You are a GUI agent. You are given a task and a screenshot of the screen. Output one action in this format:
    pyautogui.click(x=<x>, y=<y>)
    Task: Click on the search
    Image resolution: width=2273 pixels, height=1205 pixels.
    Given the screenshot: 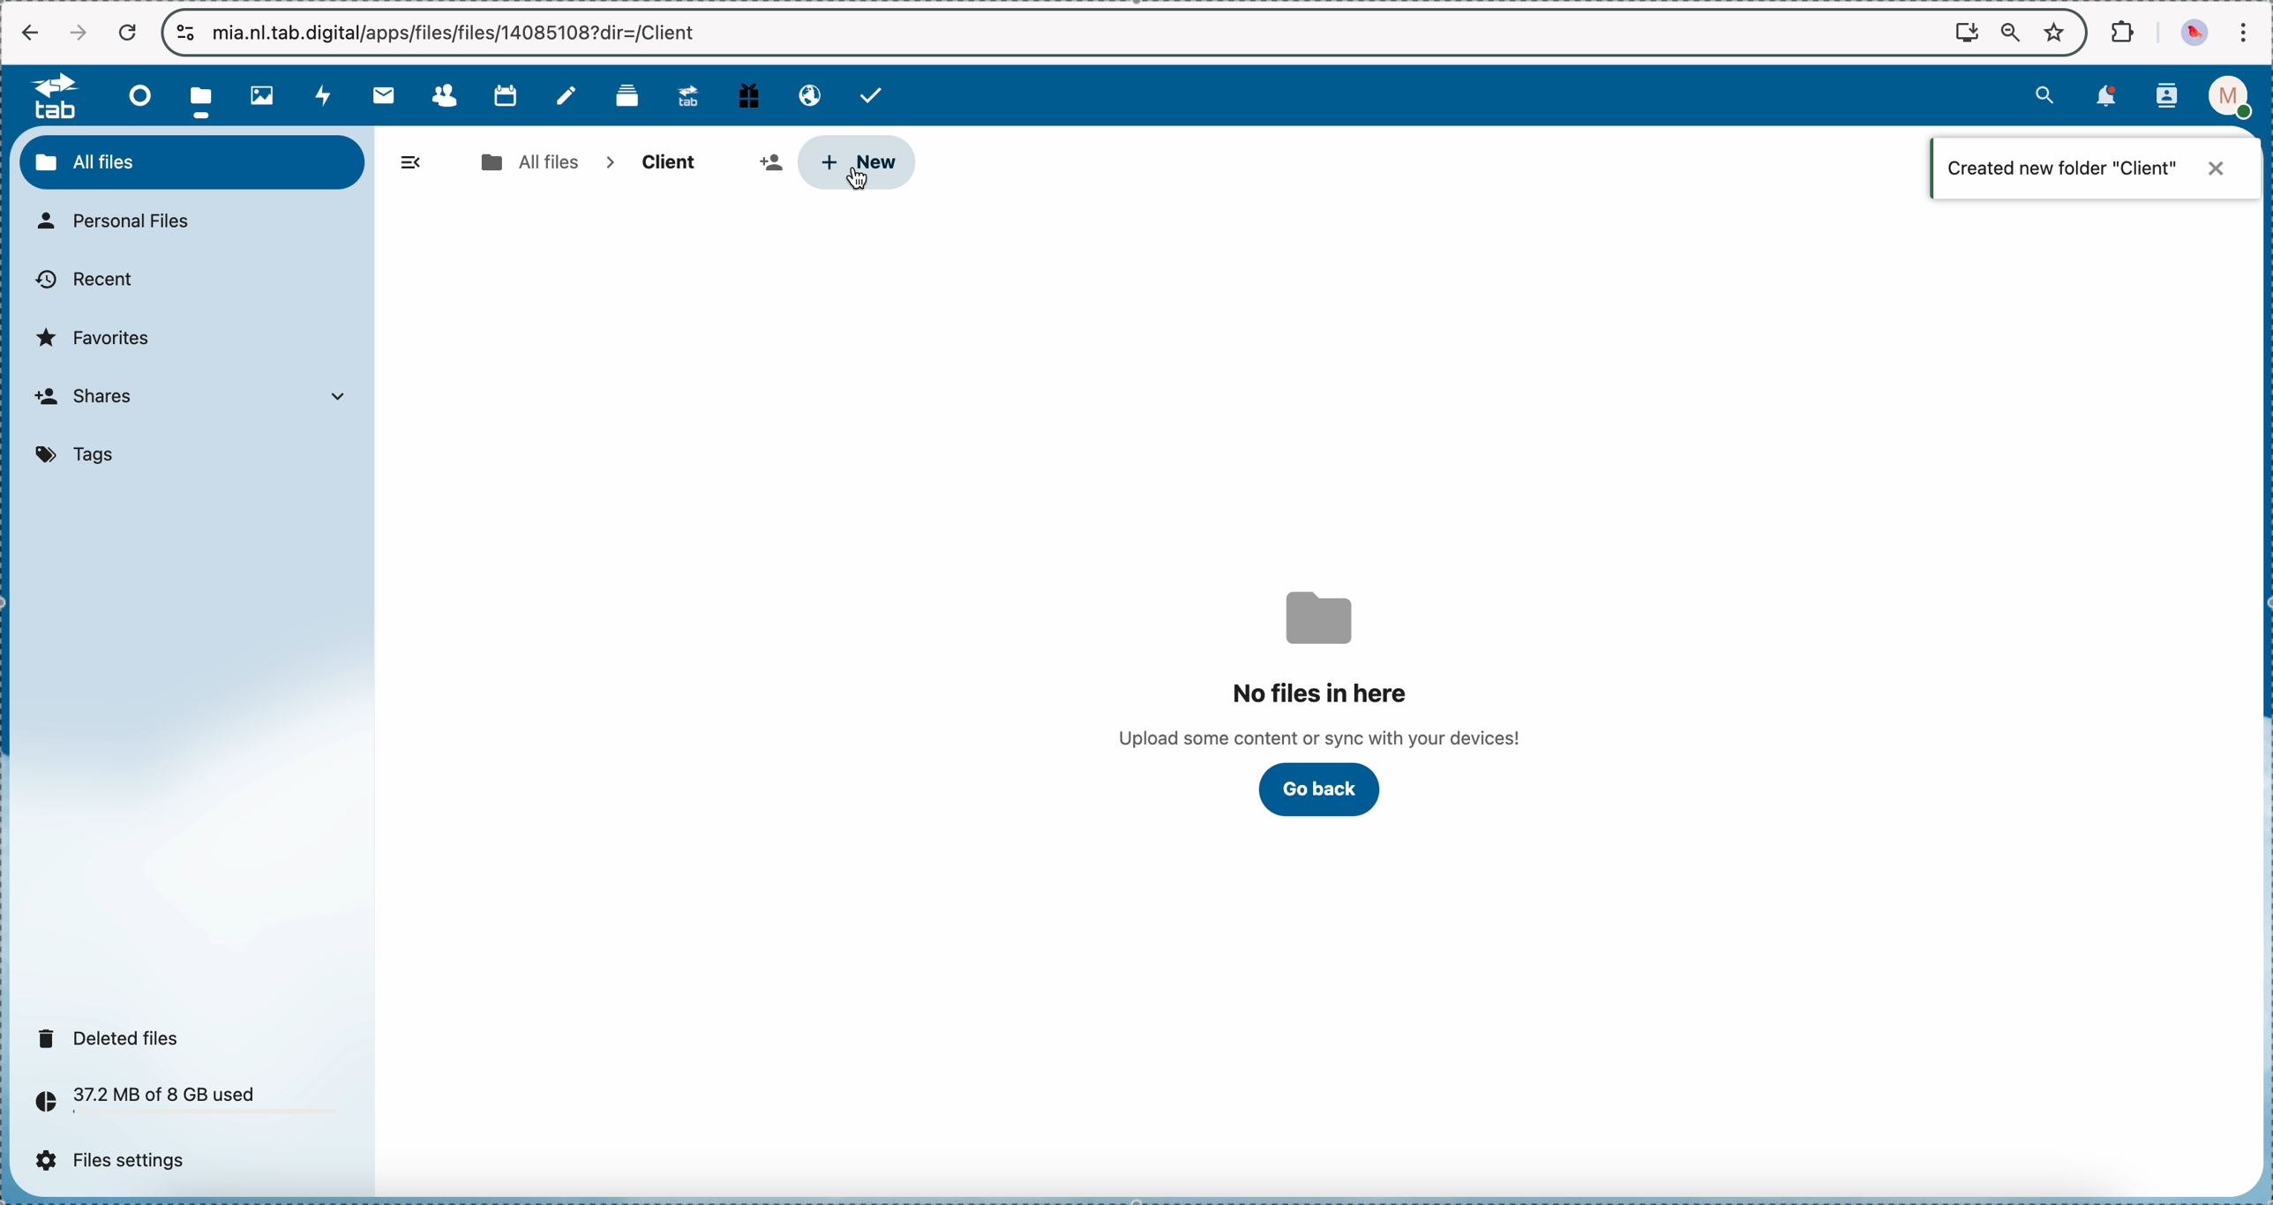 What is the action you would take?
    pyautogui.click(x=2044, y=94)
    